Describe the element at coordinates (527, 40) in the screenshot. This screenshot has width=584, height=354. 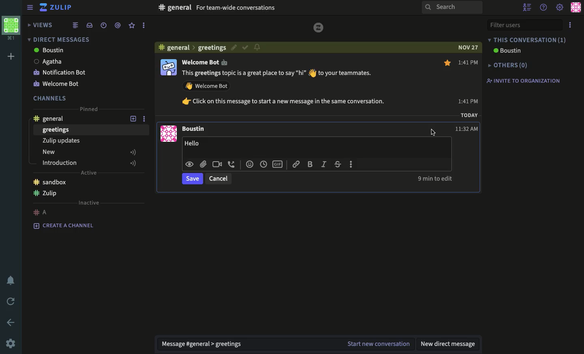
I see `this conversation` at that location.